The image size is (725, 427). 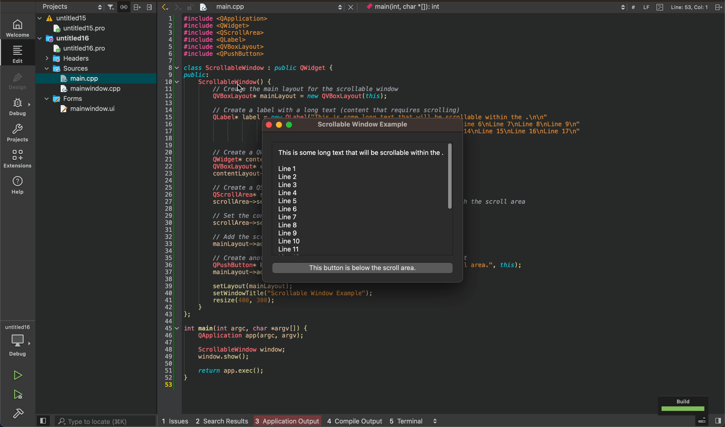 I want to click on extensions, so click(x=18, y=159).